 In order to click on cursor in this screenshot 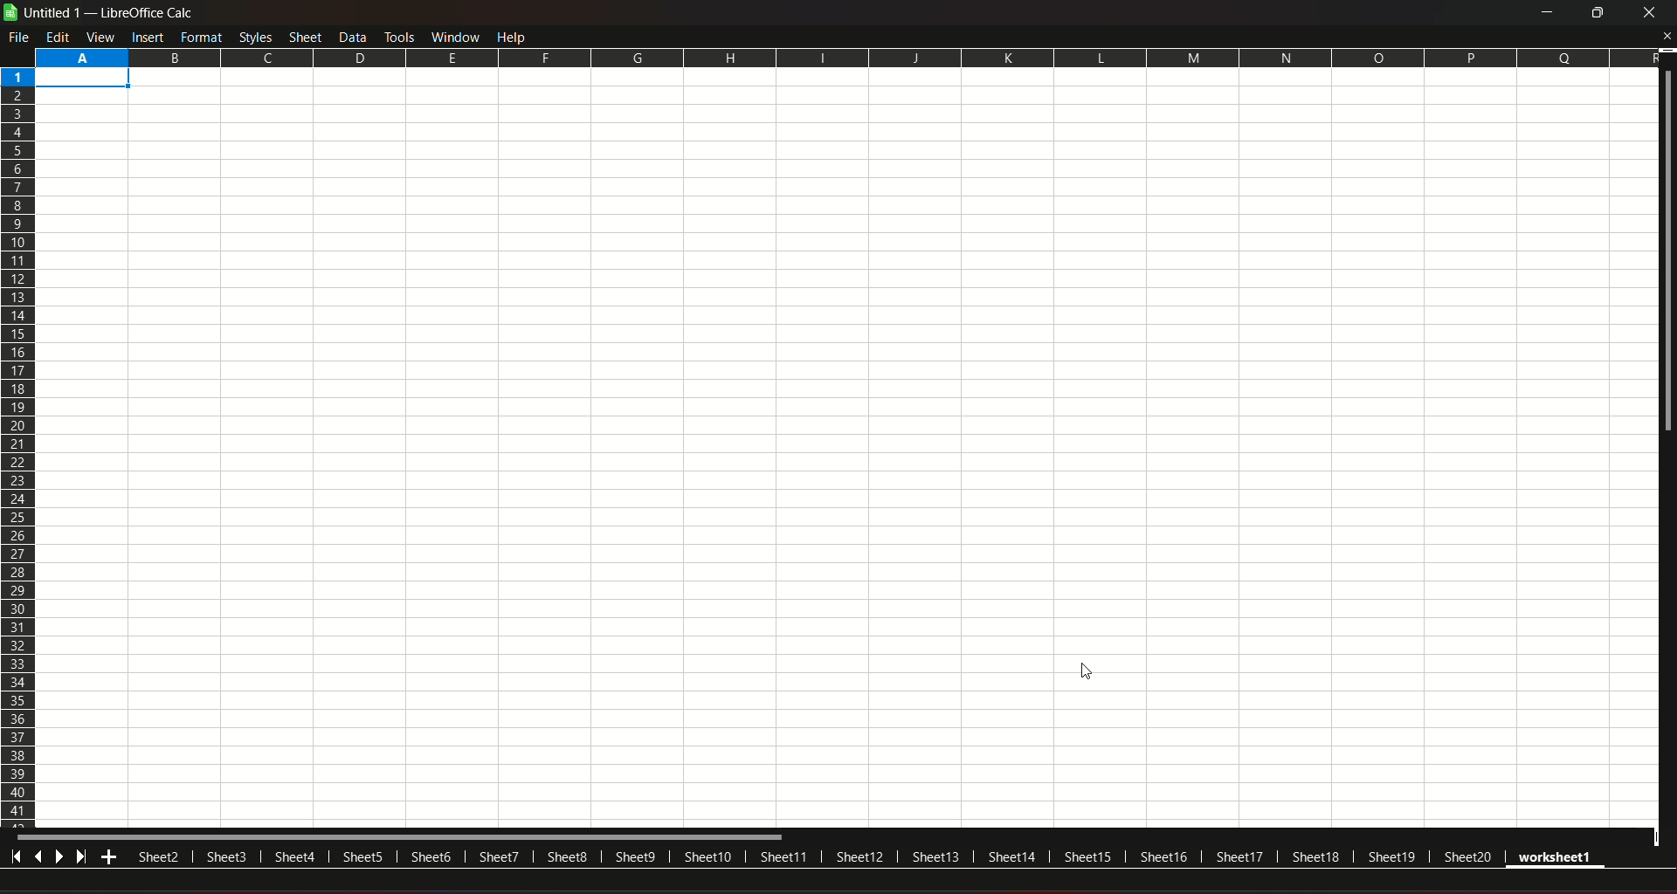, I will do `click(1088, 673)`.